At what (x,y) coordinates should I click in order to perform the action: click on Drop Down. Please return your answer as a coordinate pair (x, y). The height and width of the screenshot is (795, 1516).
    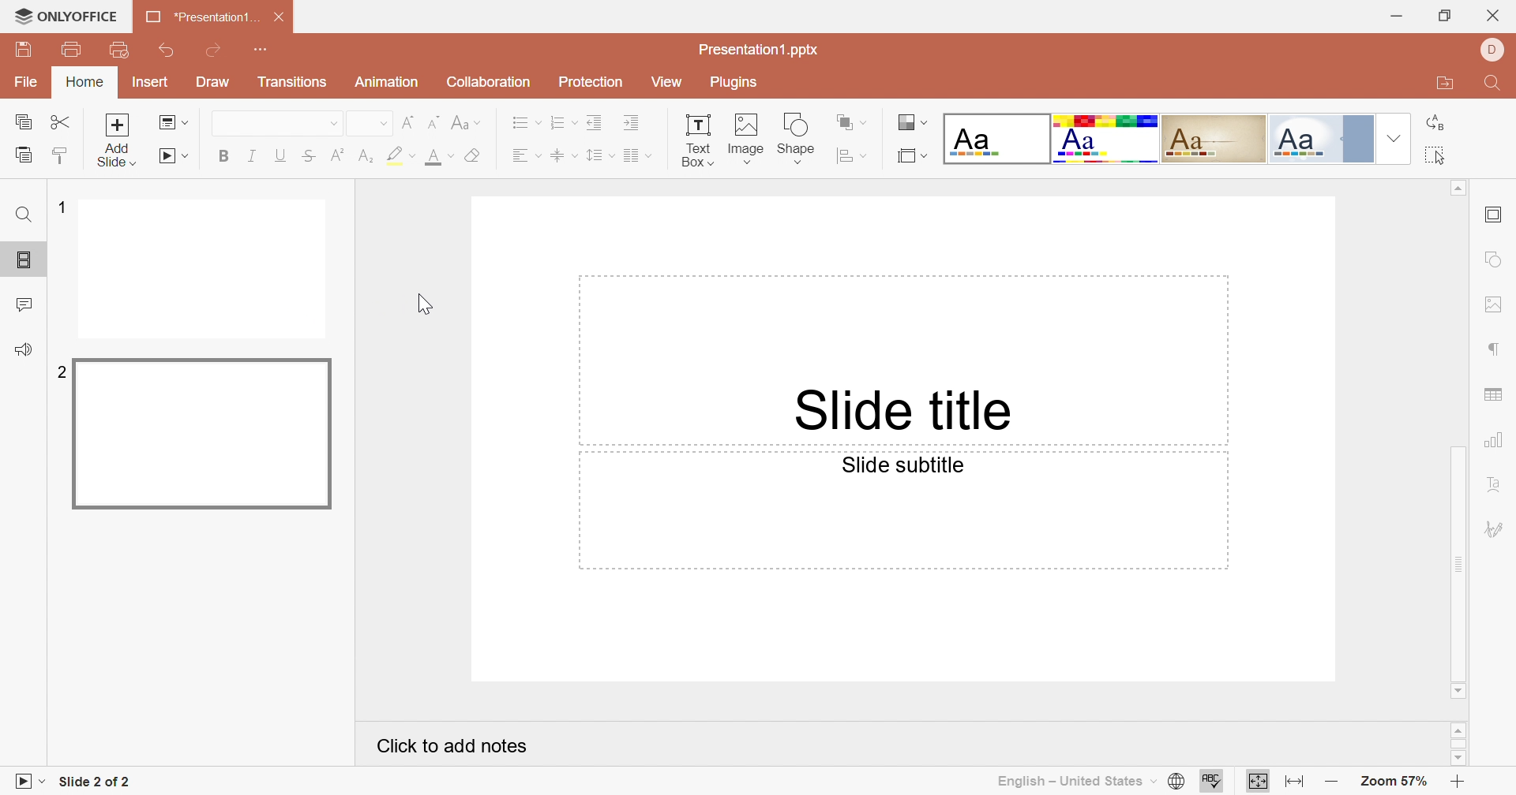
    Looking at the image, I should click on (1393, 138).